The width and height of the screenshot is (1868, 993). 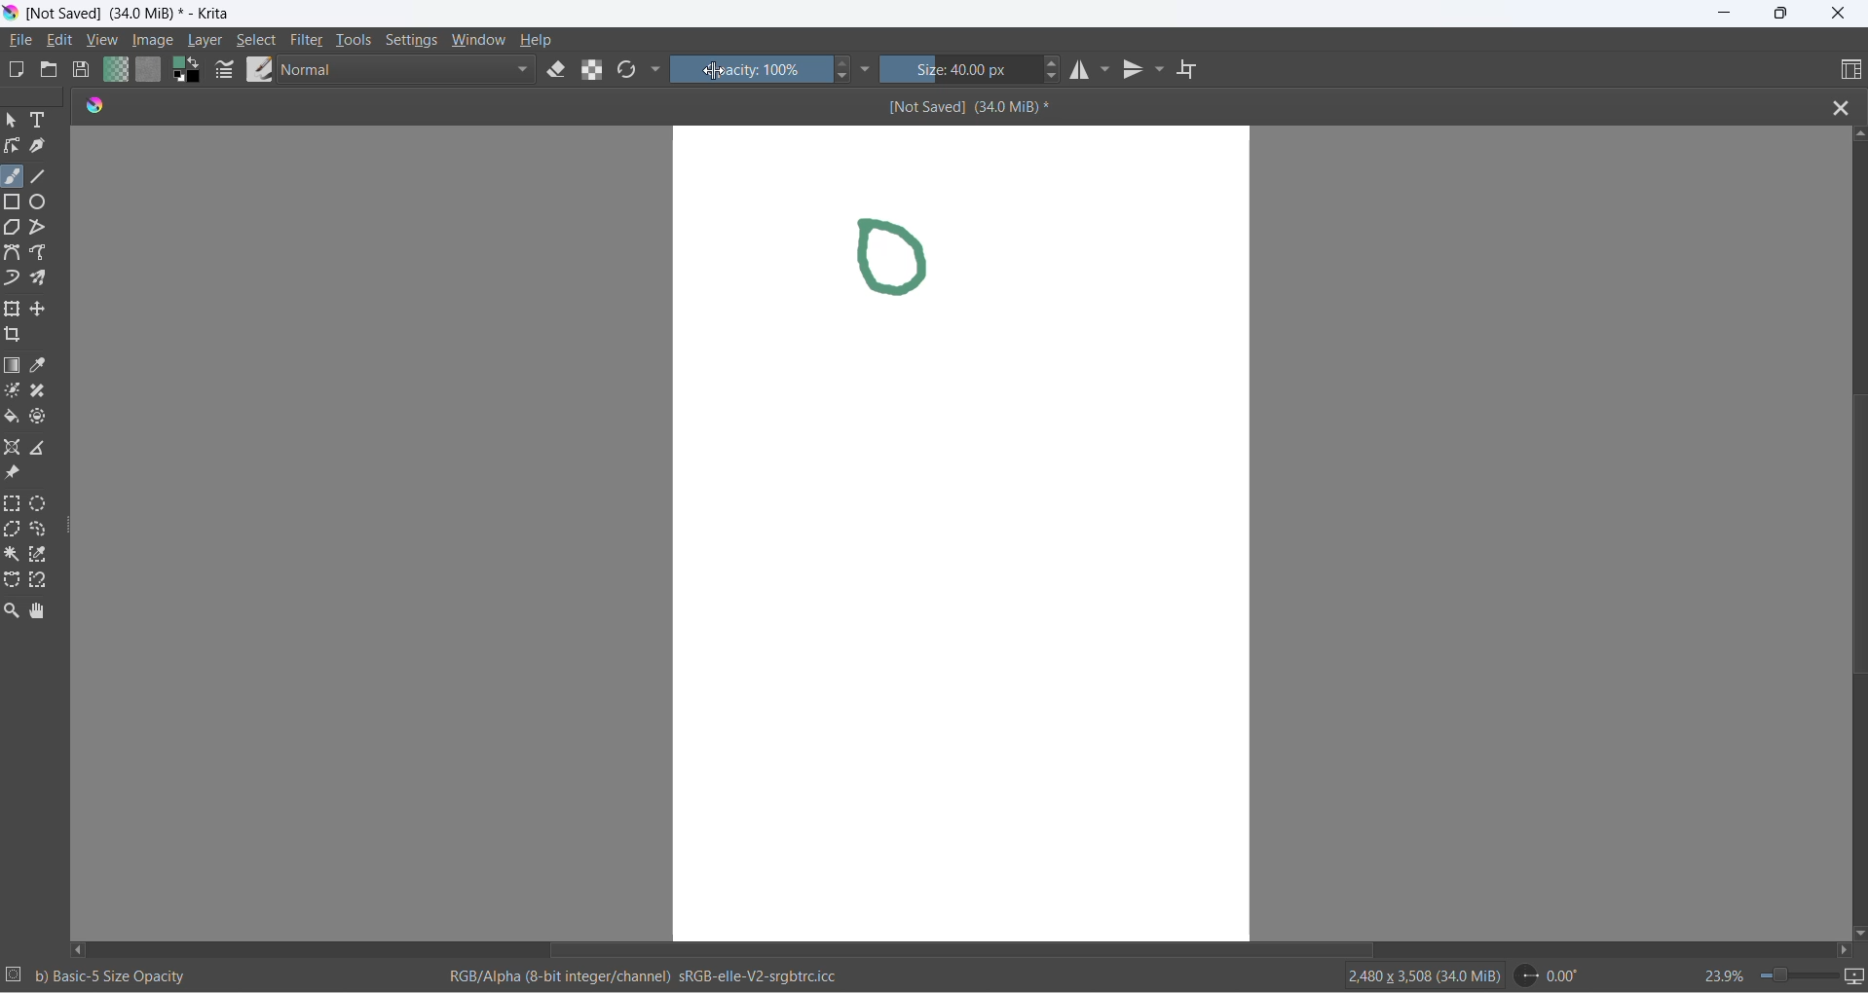 I want to click on freehand path tool, so click(x=46, y=253).